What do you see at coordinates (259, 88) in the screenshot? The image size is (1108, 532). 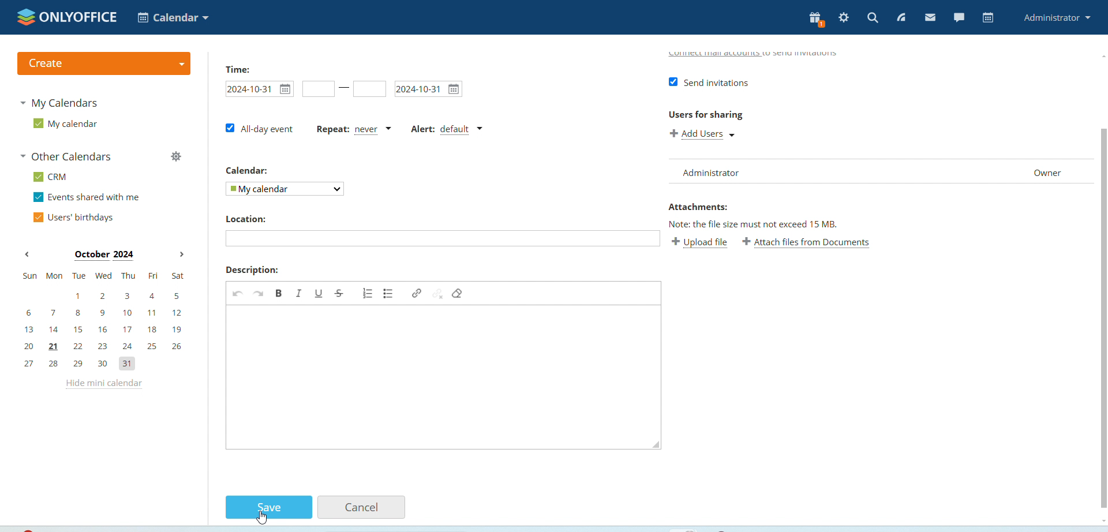 I see `2024-10-31` at bounding box center [259, 88].